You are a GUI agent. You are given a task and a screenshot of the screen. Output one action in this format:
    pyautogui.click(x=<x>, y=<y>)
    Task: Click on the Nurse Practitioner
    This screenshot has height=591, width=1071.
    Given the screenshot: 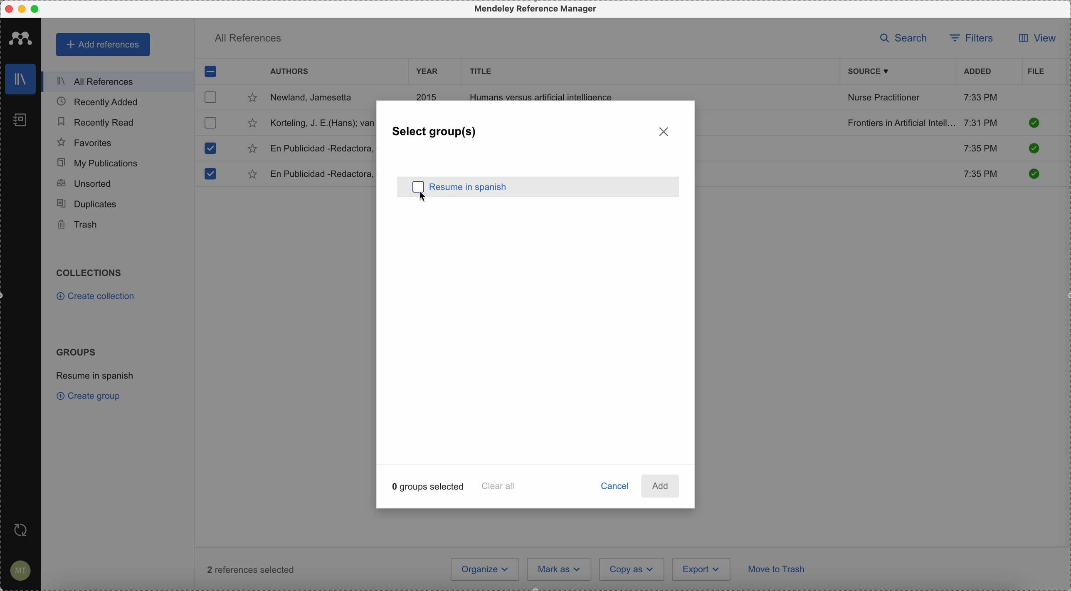 What is the action you would take?
    pyautogui.click(x=886, y=98)
    